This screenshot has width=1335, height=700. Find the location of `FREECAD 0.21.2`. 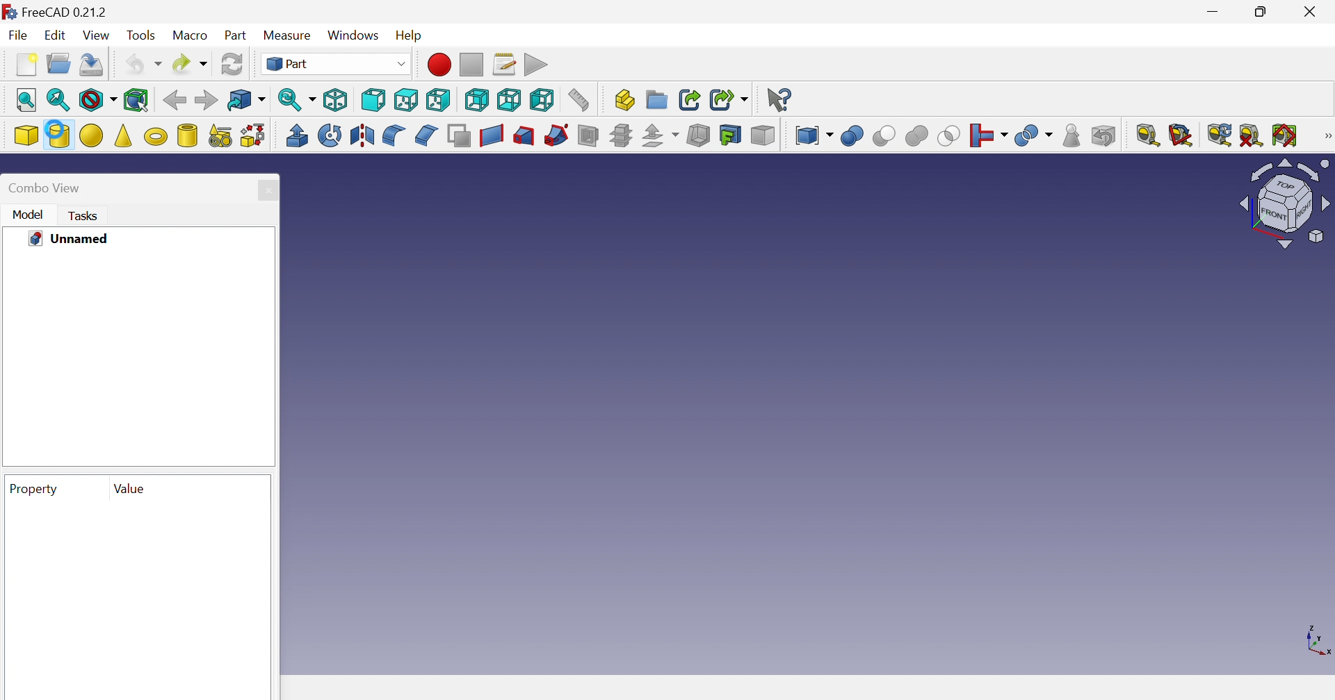

FREECAD 0.21.2 is located at coordinates (56, 10).